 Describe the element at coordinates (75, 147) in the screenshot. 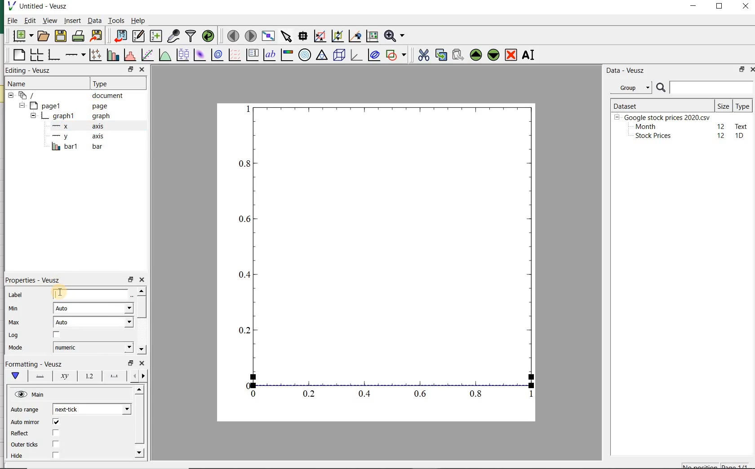

I see `bar1` at that location.